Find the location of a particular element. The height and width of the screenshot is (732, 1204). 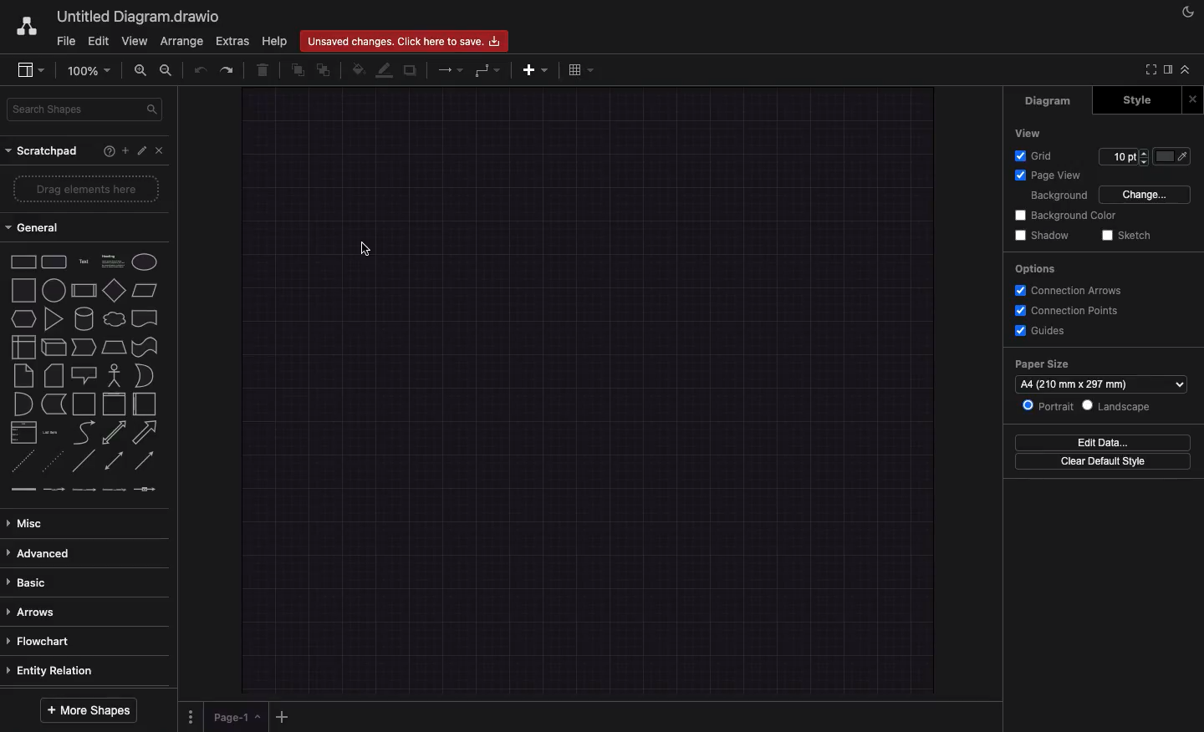

triangle is located at coordinates (53, 318).